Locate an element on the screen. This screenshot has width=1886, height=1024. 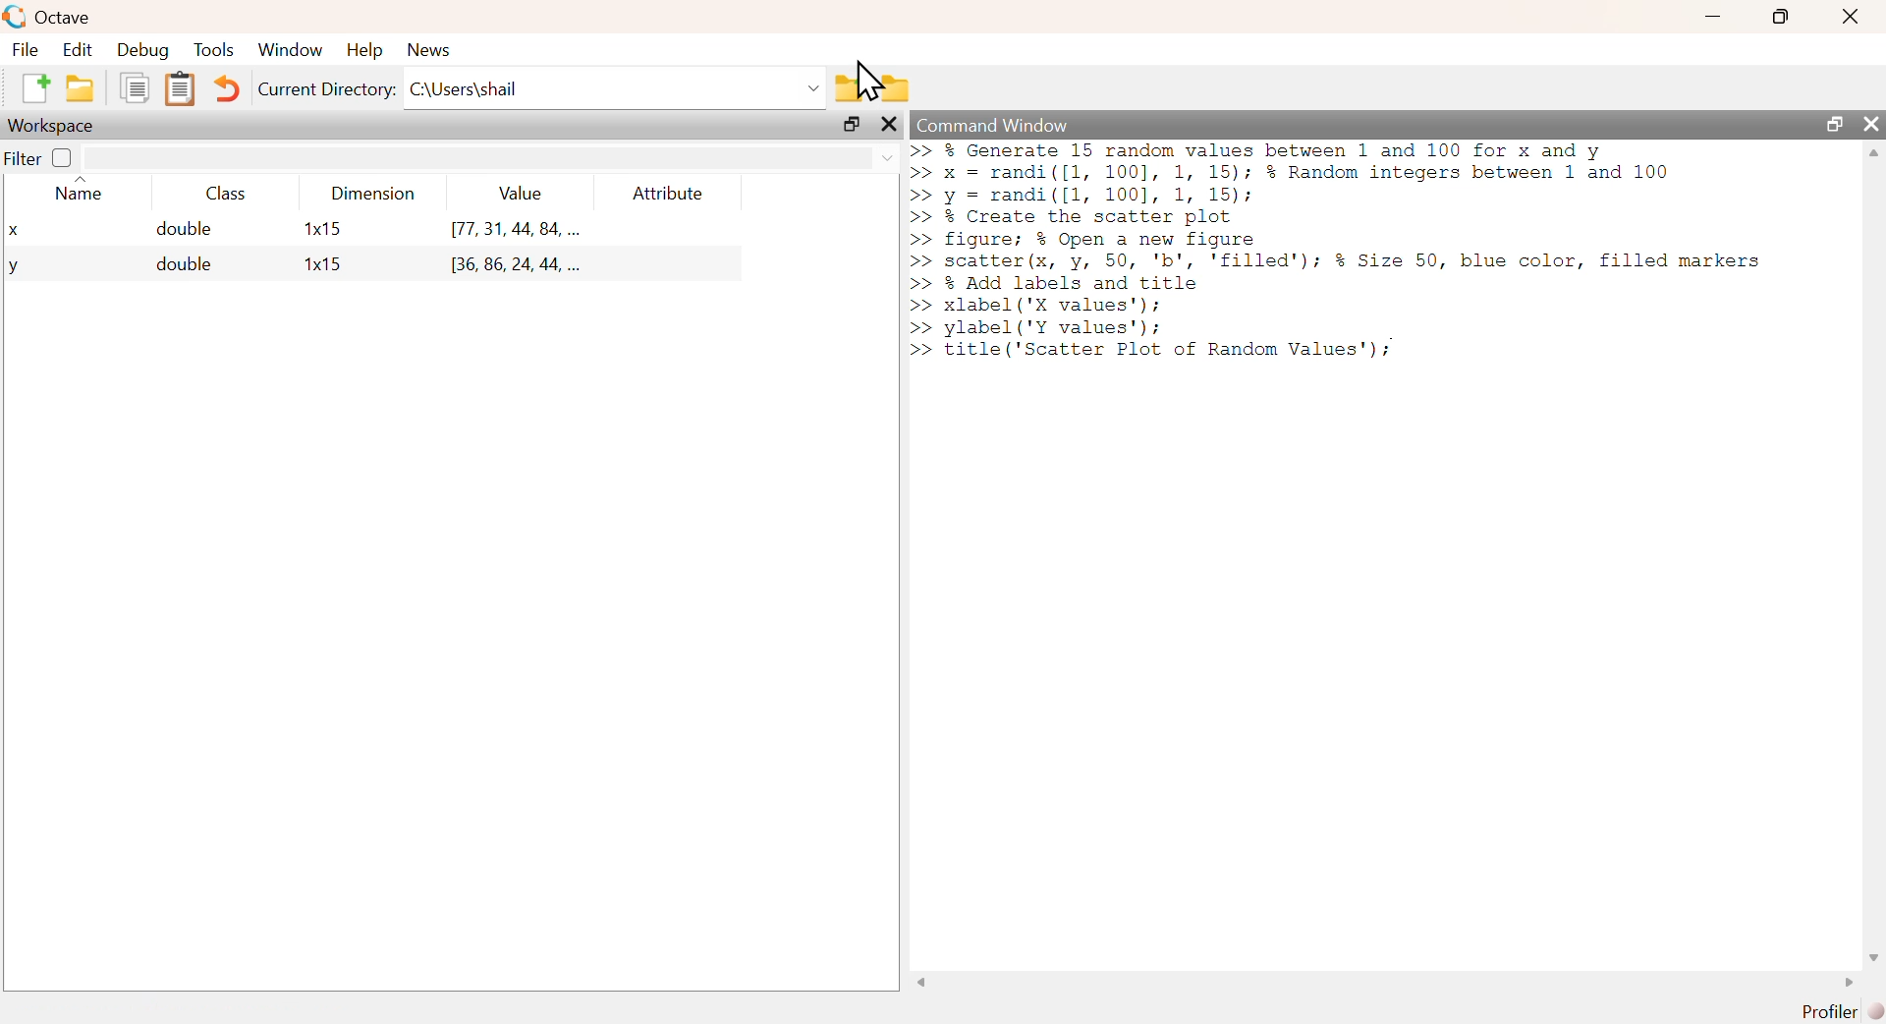
Edit is located at coordinates (78, 49).